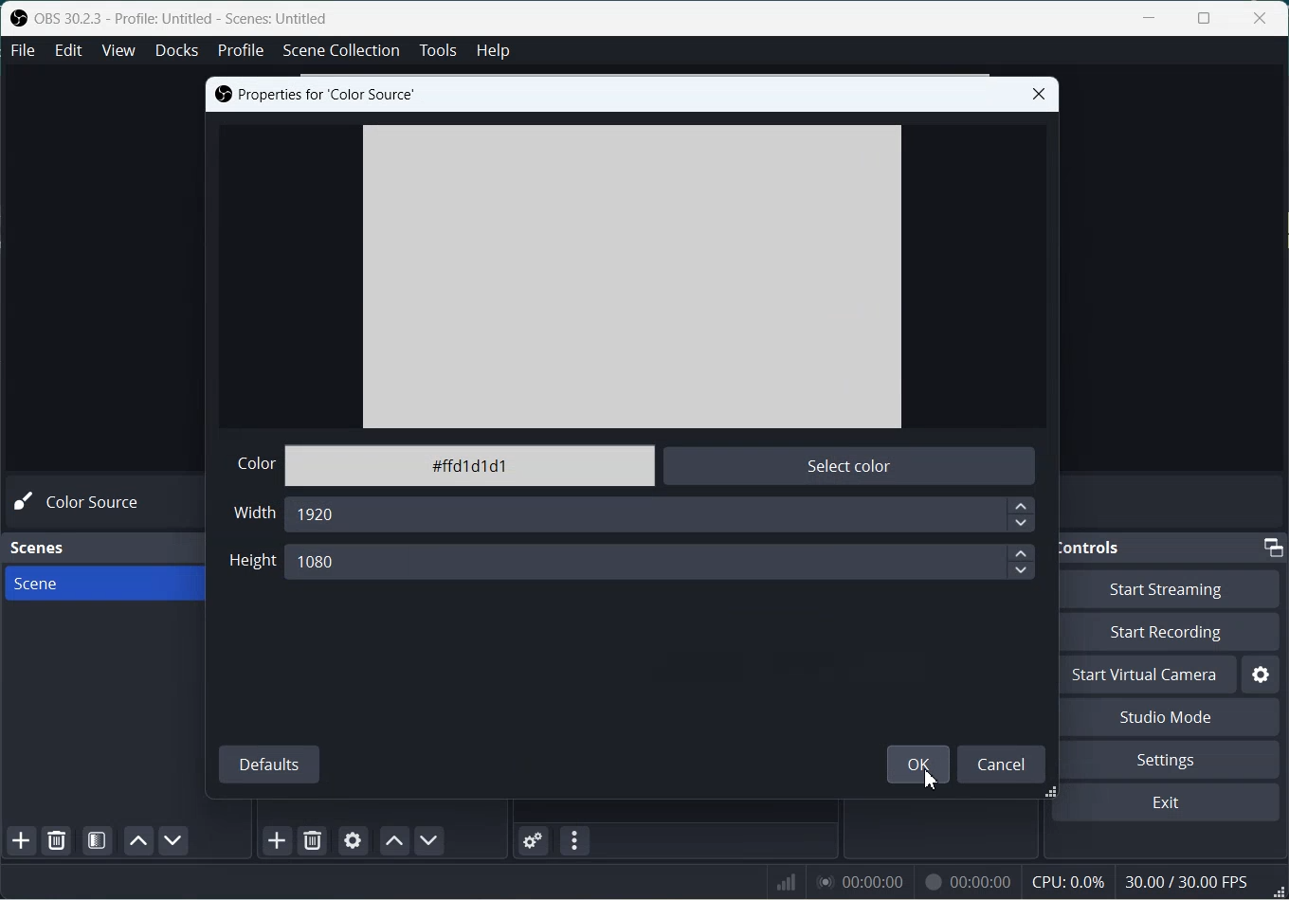  What do you see at coordinates (315, 840) in the screenshot?
I see `Remove Source` at bounding box center [315, 840].